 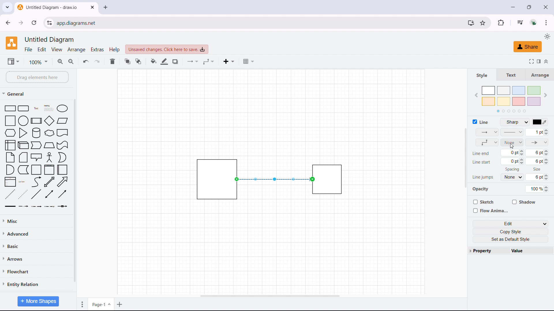 What do you see at coordinates (525, 162) in the screenshot?
I see `line start size` at bounding box center [525, 162].